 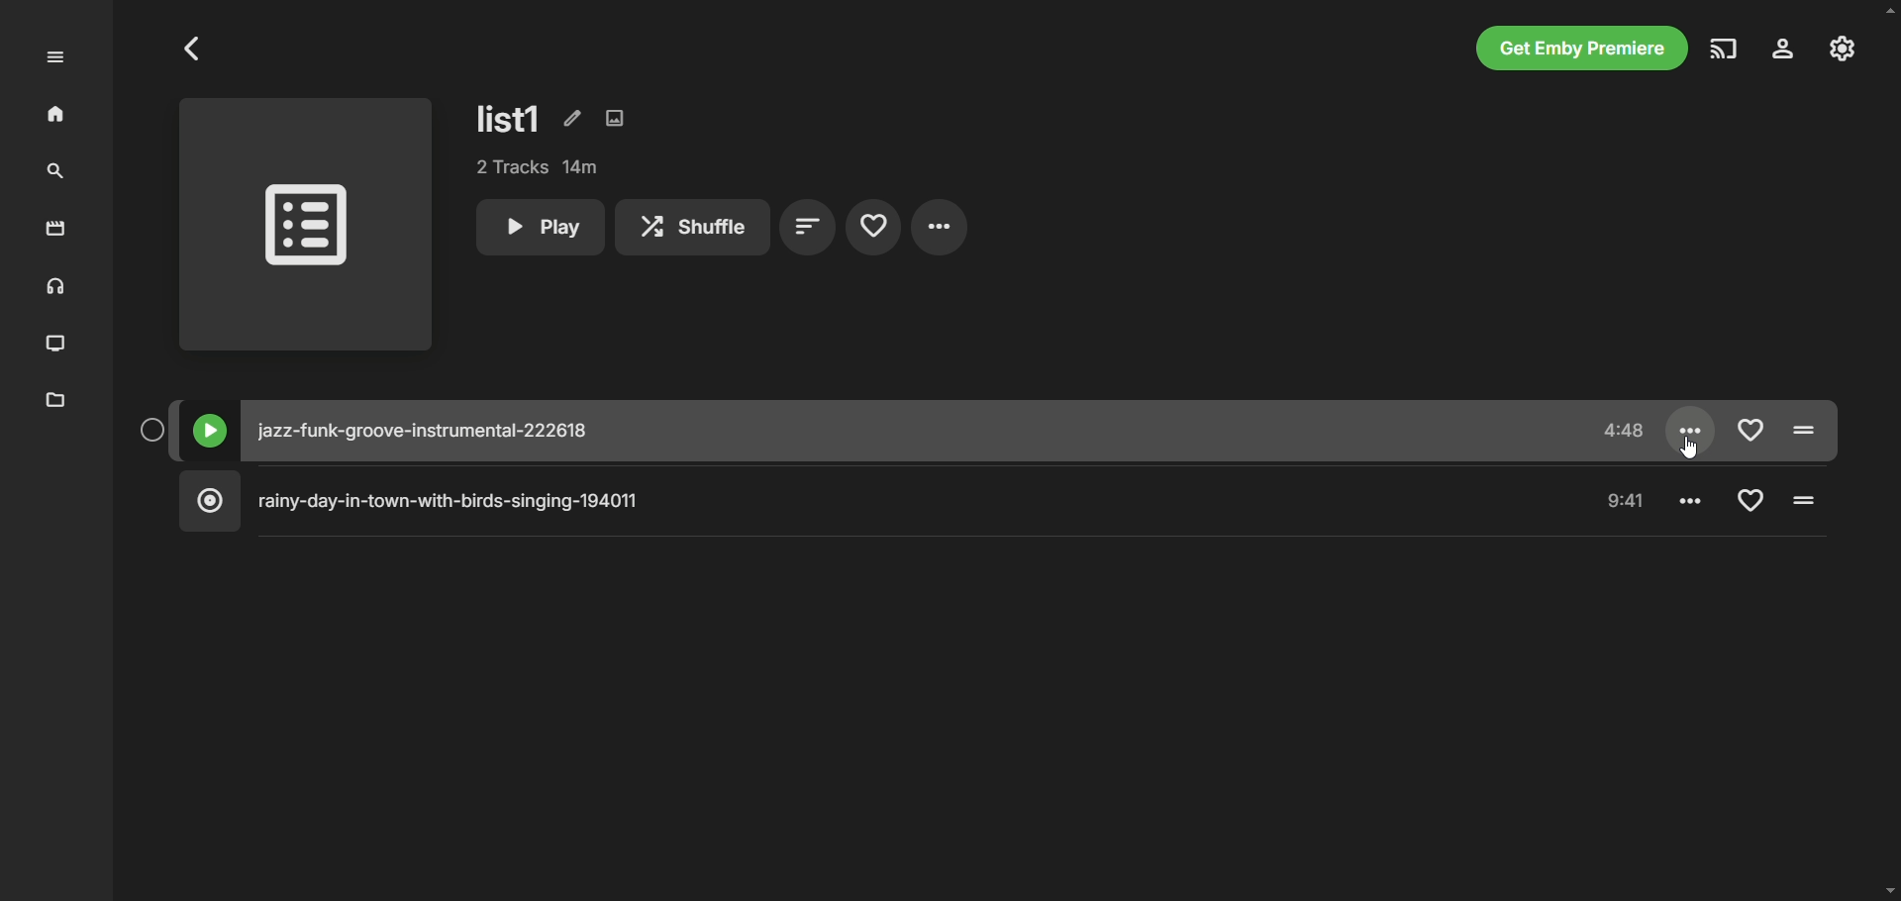 I want to click on Pause/Play, so click(x=1804, y=430).